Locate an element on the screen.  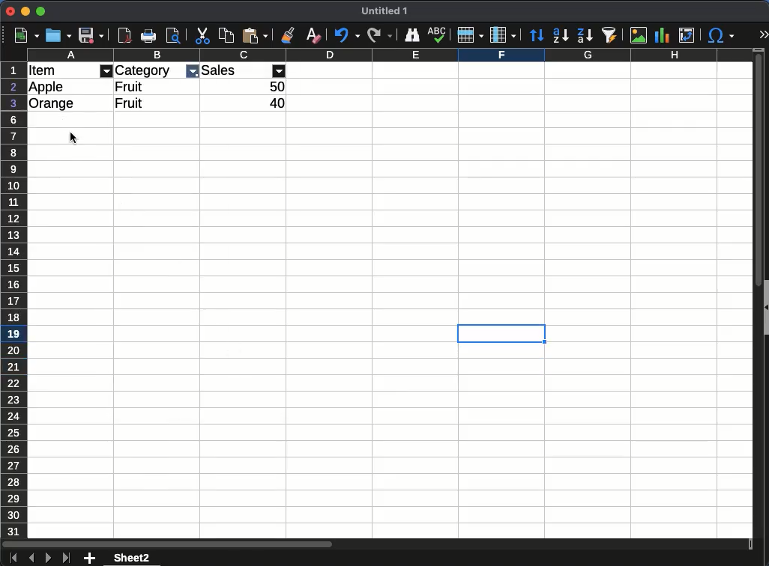
paste is located at coordinates (255, 36).